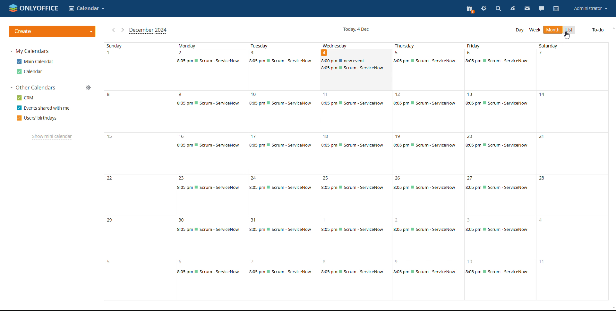  Describe the element at coordinates (209, 45) in the screenshot. I see `monday` at that location.